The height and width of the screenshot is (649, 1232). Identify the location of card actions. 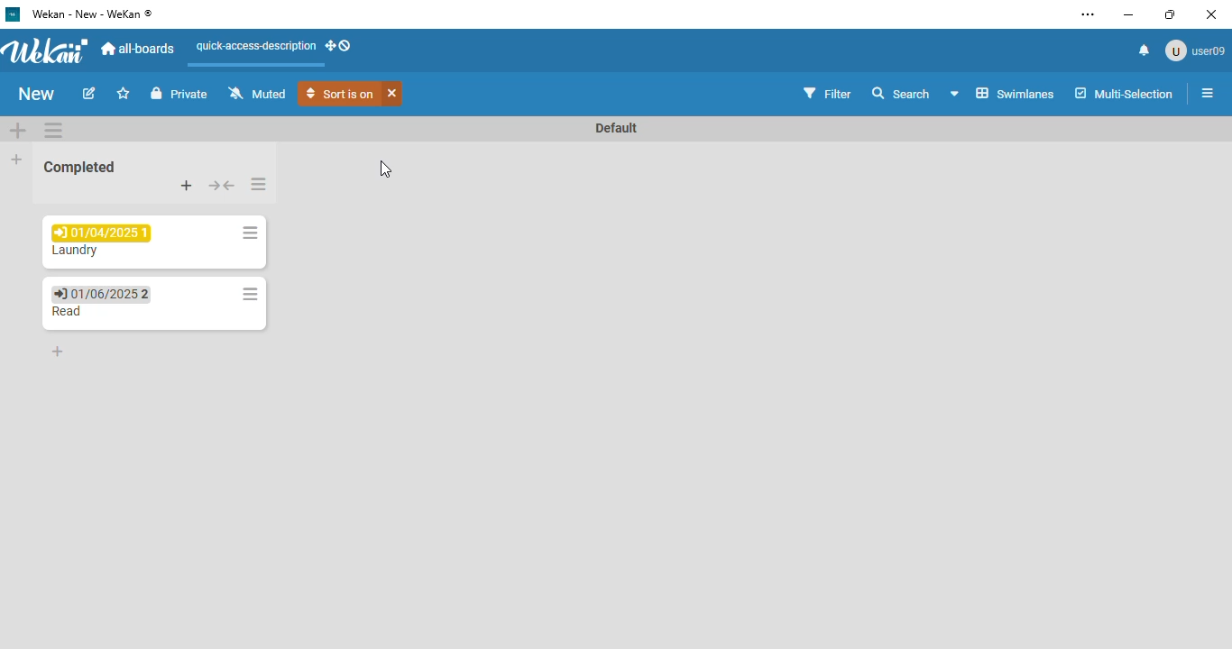
(250, 294).